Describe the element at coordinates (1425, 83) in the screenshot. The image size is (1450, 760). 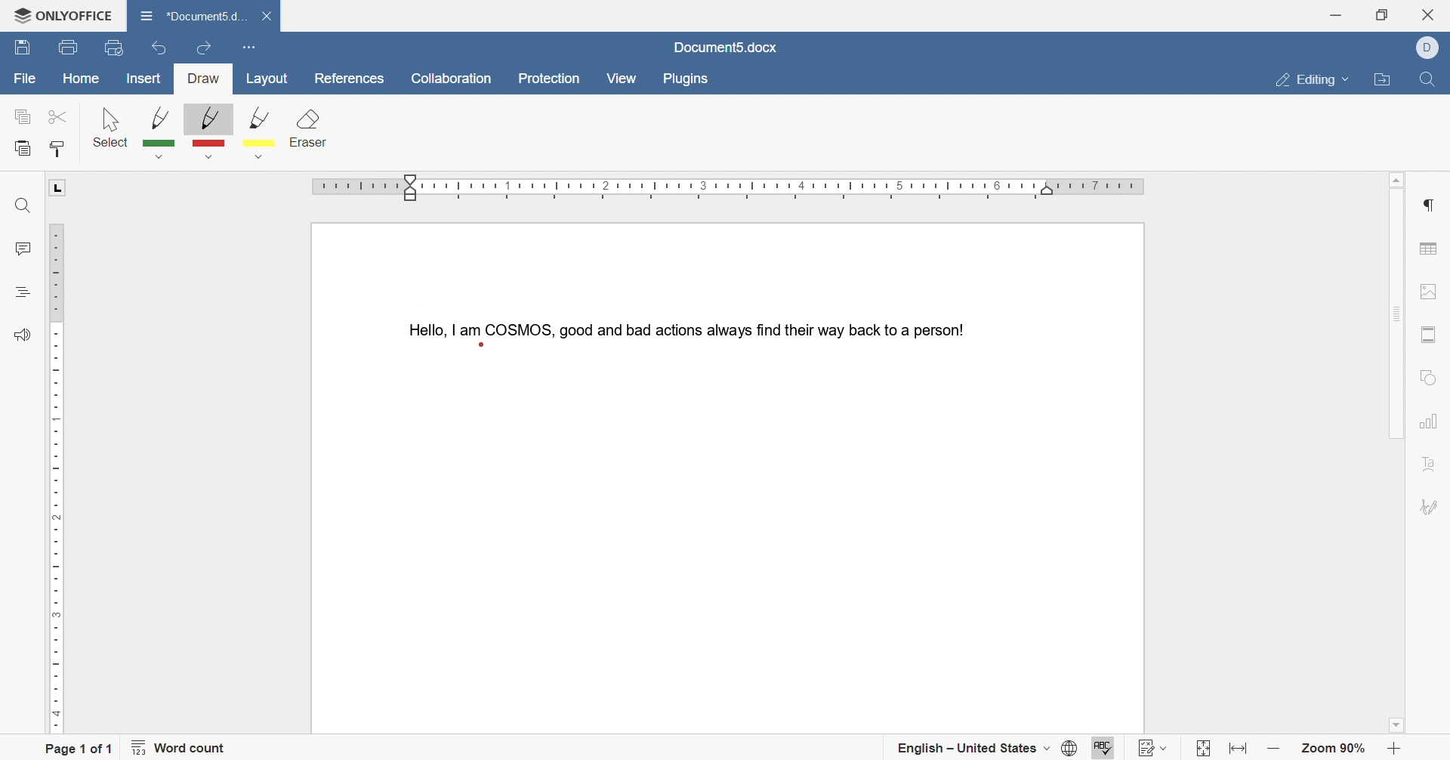
I see `find` at that location.